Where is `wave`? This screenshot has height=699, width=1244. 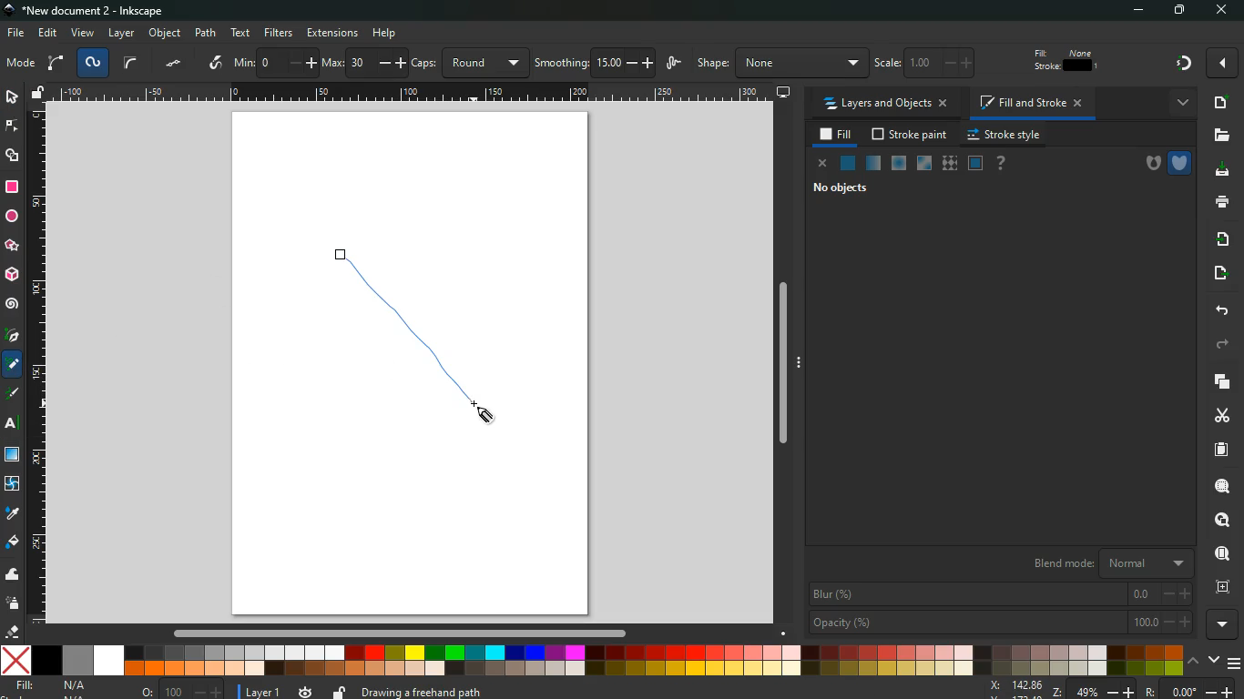
wave is located at coordinates (14, 576).